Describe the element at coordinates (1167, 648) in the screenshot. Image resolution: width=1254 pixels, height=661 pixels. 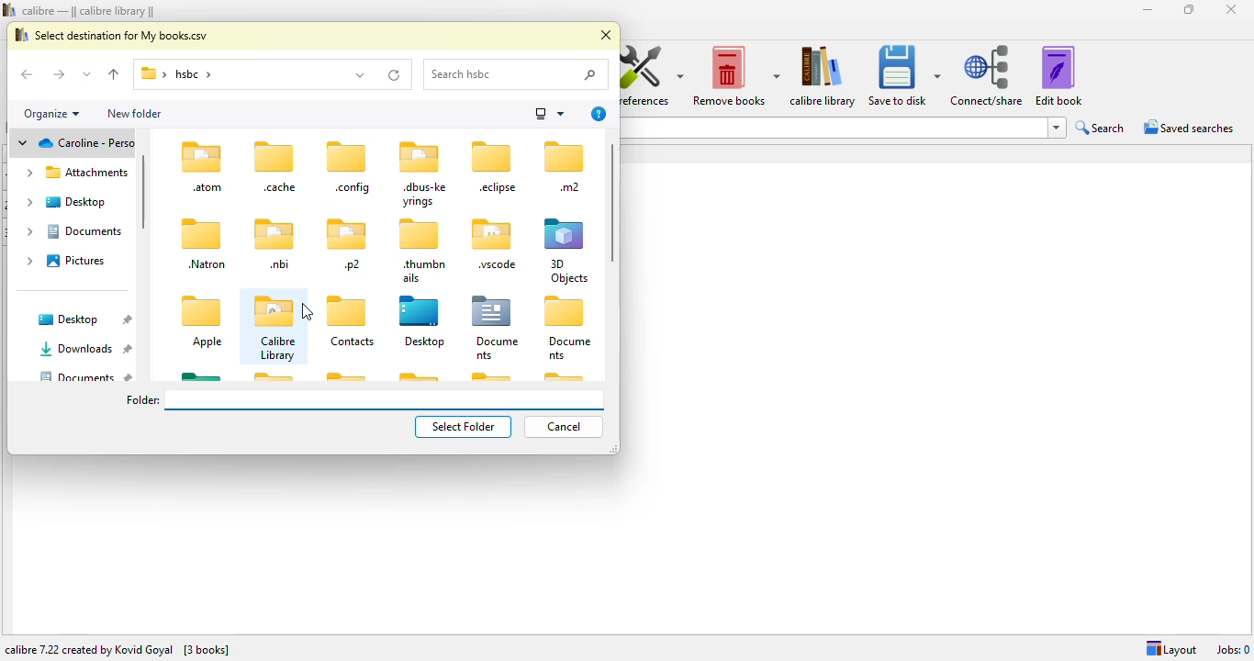
I see `Layout` at that location.